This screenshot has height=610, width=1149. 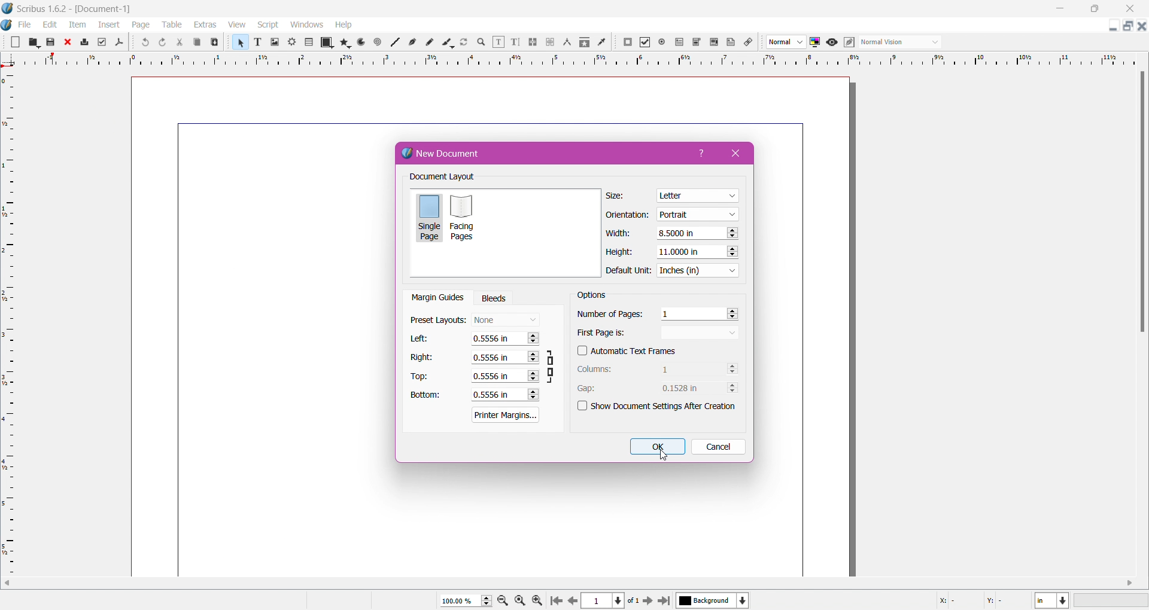 What do you see at coordinates (719, 447) in the screenshot?
I see `cancel` at bounding box center [719, 447].